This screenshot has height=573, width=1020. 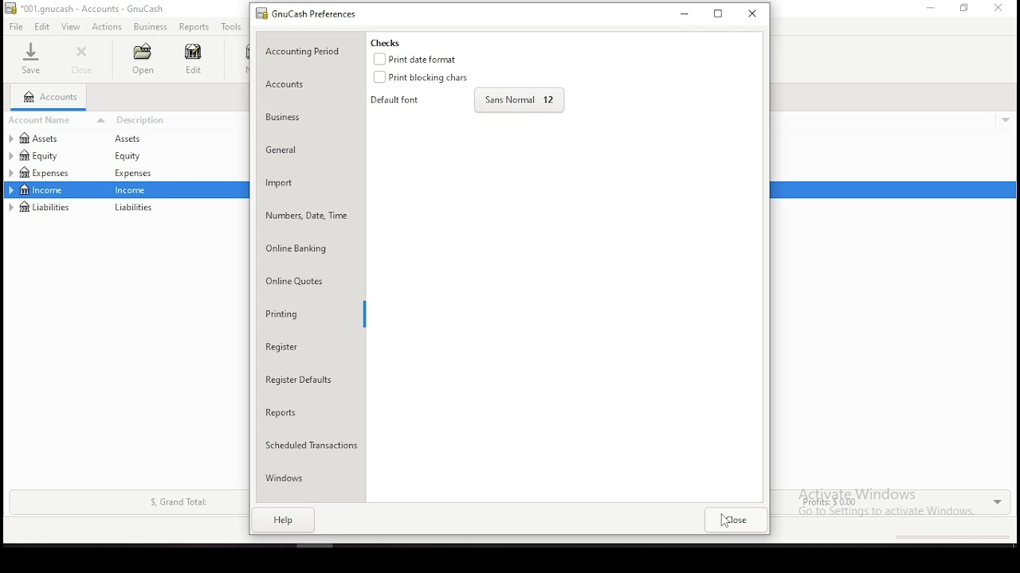 What do you see at coordinates (59, 119) in the screenshot?
I see `account name` at bounding box center [59, 119].